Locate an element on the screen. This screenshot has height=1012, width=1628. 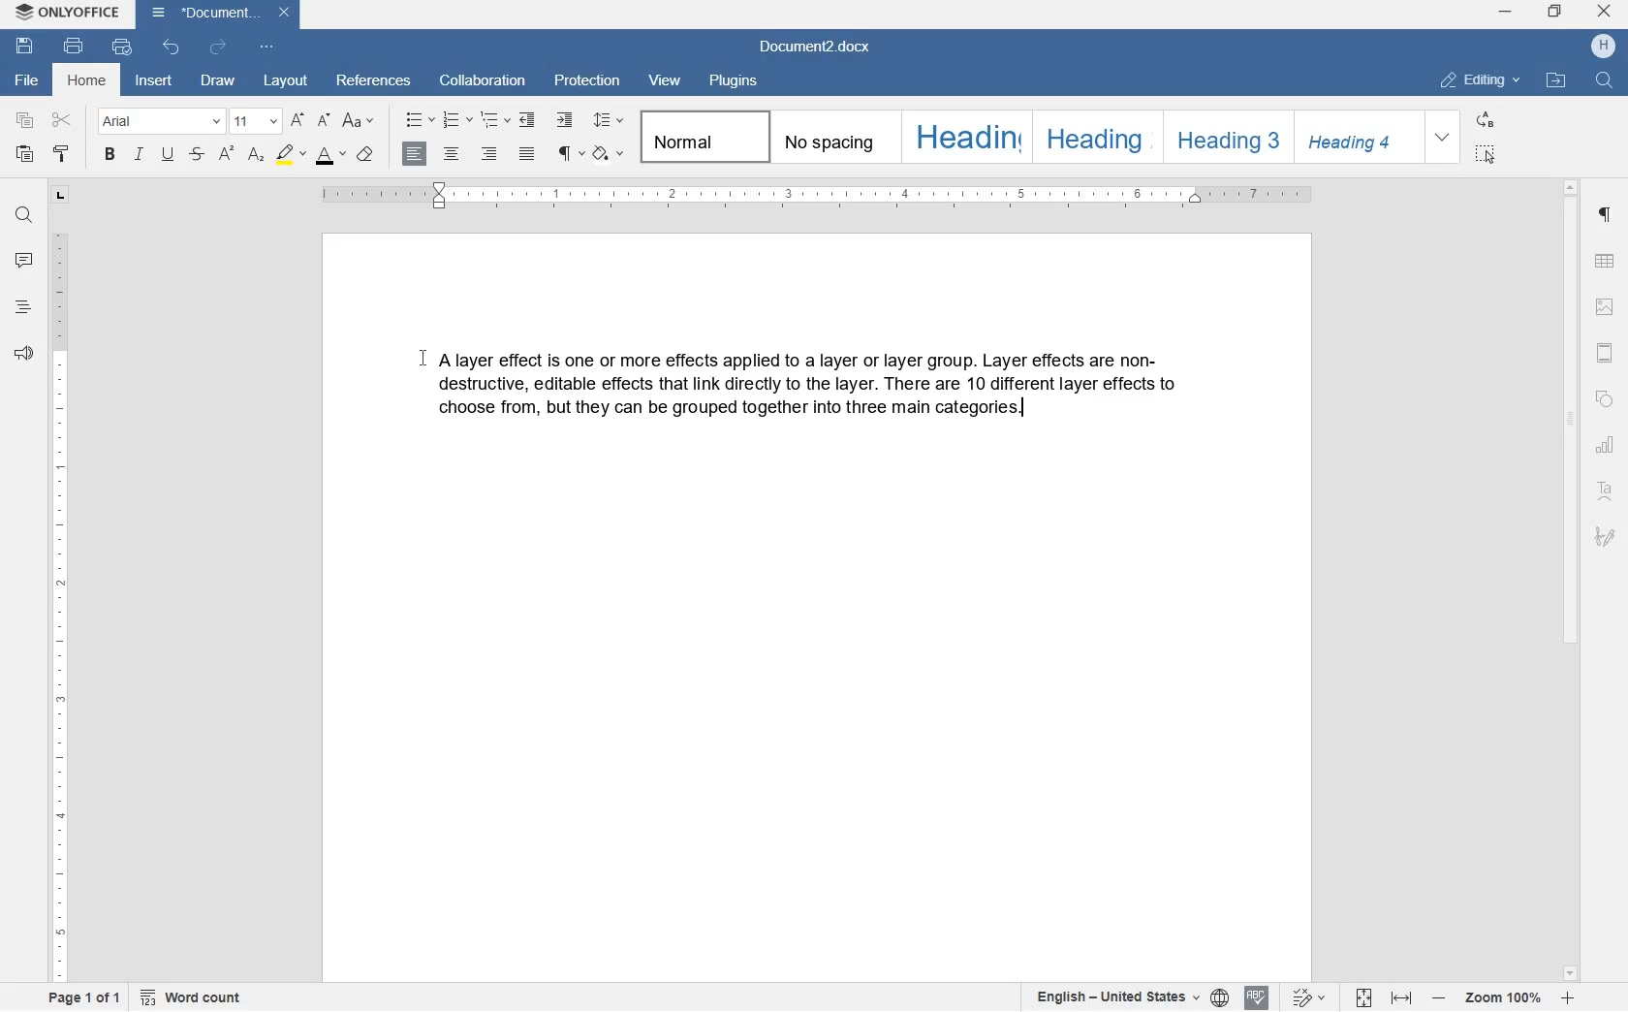
align right is located at coordinates (488, 154).